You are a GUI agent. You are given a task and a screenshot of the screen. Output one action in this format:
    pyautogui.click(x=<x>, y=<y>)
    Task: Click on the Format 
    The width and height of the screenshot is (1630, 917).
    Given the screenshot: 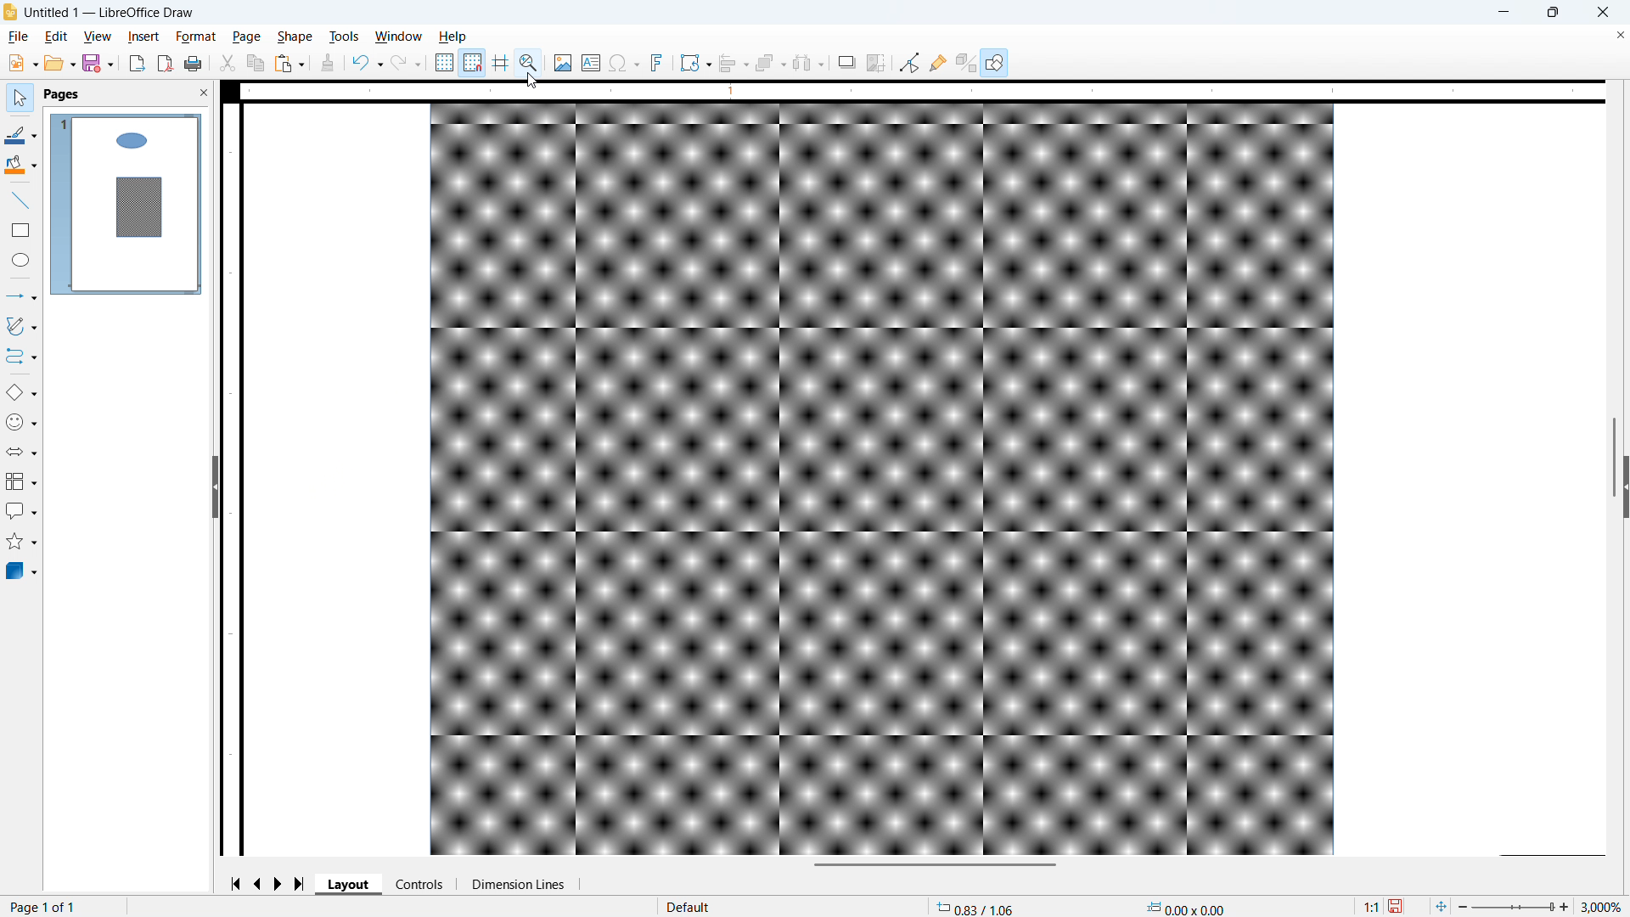 What is the action you would take?
    pyautogui.click(x=197, y=37)
    